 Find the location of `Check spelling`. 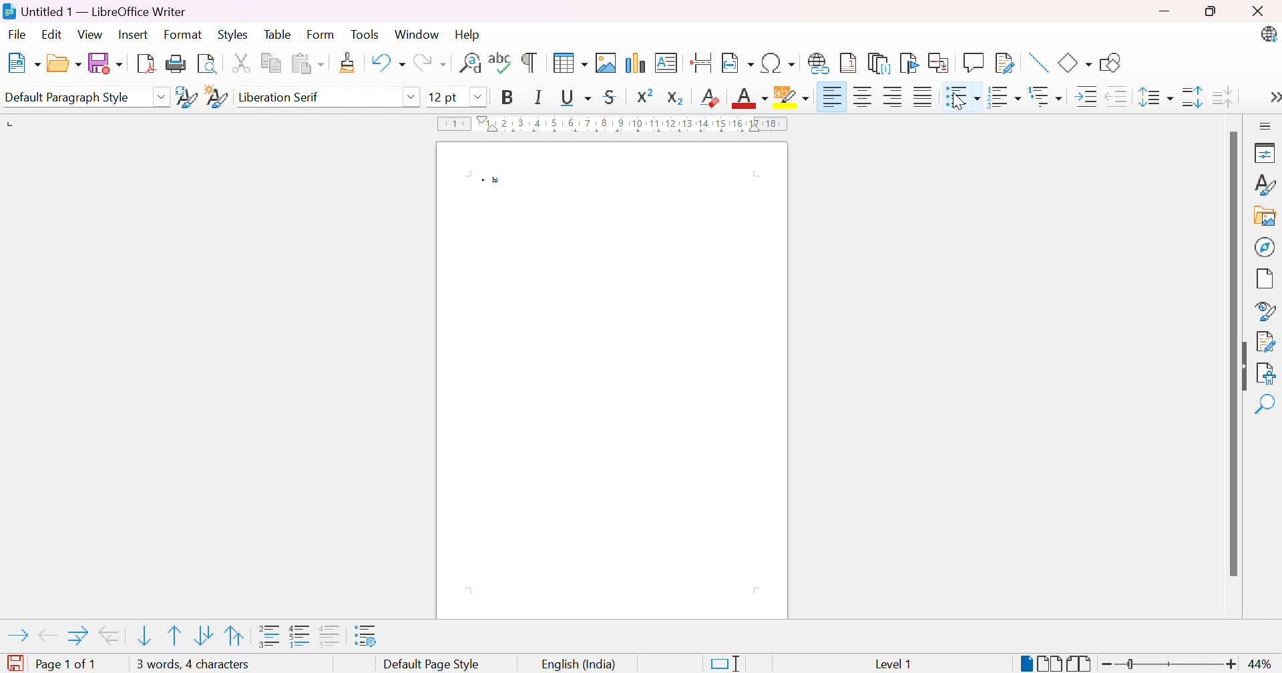

Check spelling is located at coordinates (501, 61).